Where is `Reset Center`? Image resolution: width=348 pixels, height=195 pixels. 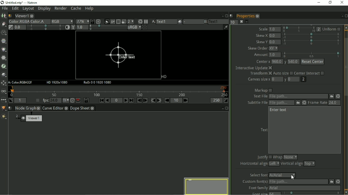 Reset Center is located at coordinates (313, 62).